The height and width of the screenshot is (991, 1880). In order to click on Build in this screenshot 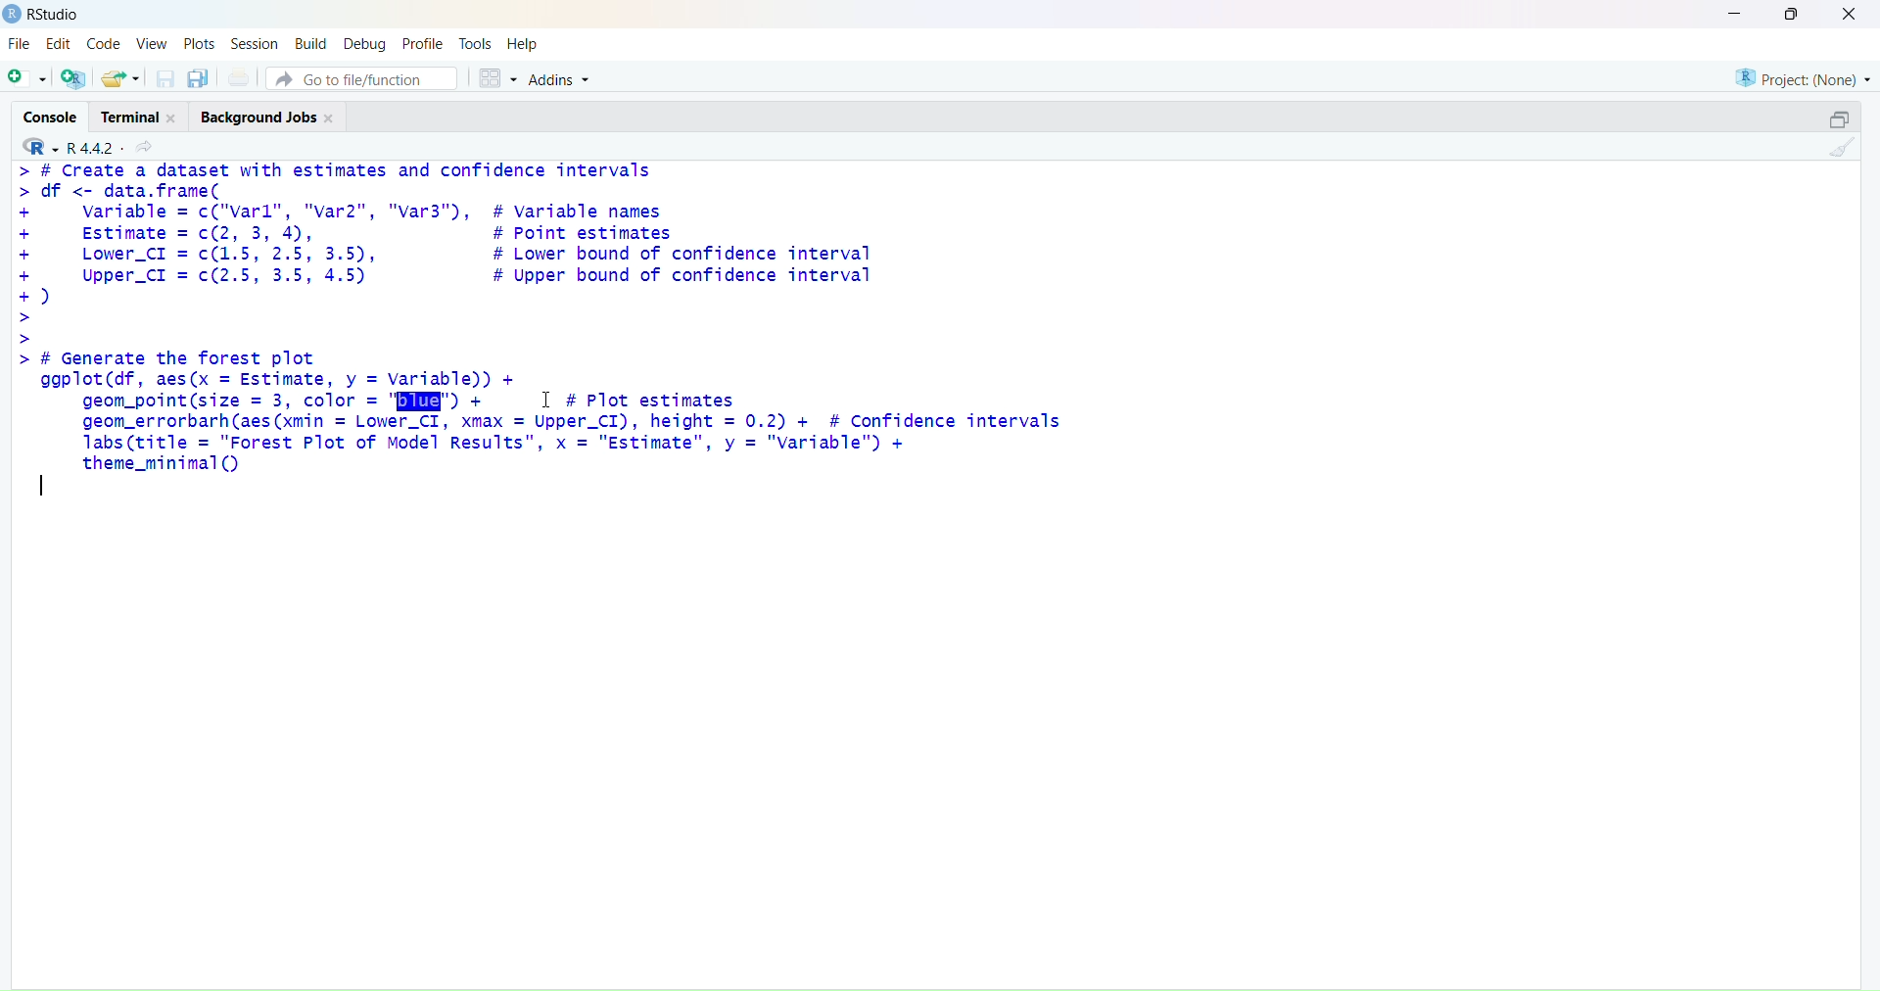, I will do `click(311, 43)`.